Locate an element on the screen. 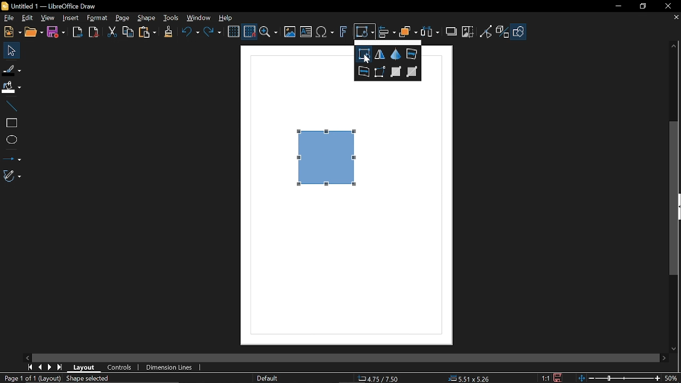  Undo is located at coordinates (188, 33).